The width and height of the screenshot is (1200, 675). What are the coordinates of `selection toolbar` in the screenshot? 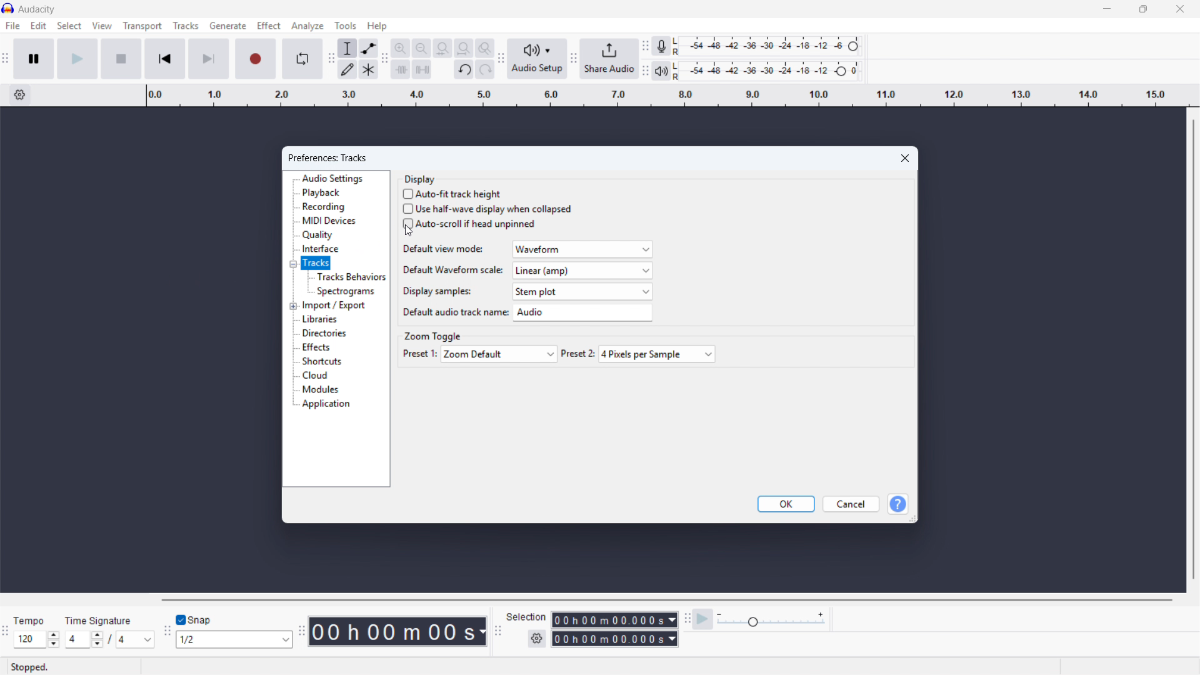 It's located at (497, 632).